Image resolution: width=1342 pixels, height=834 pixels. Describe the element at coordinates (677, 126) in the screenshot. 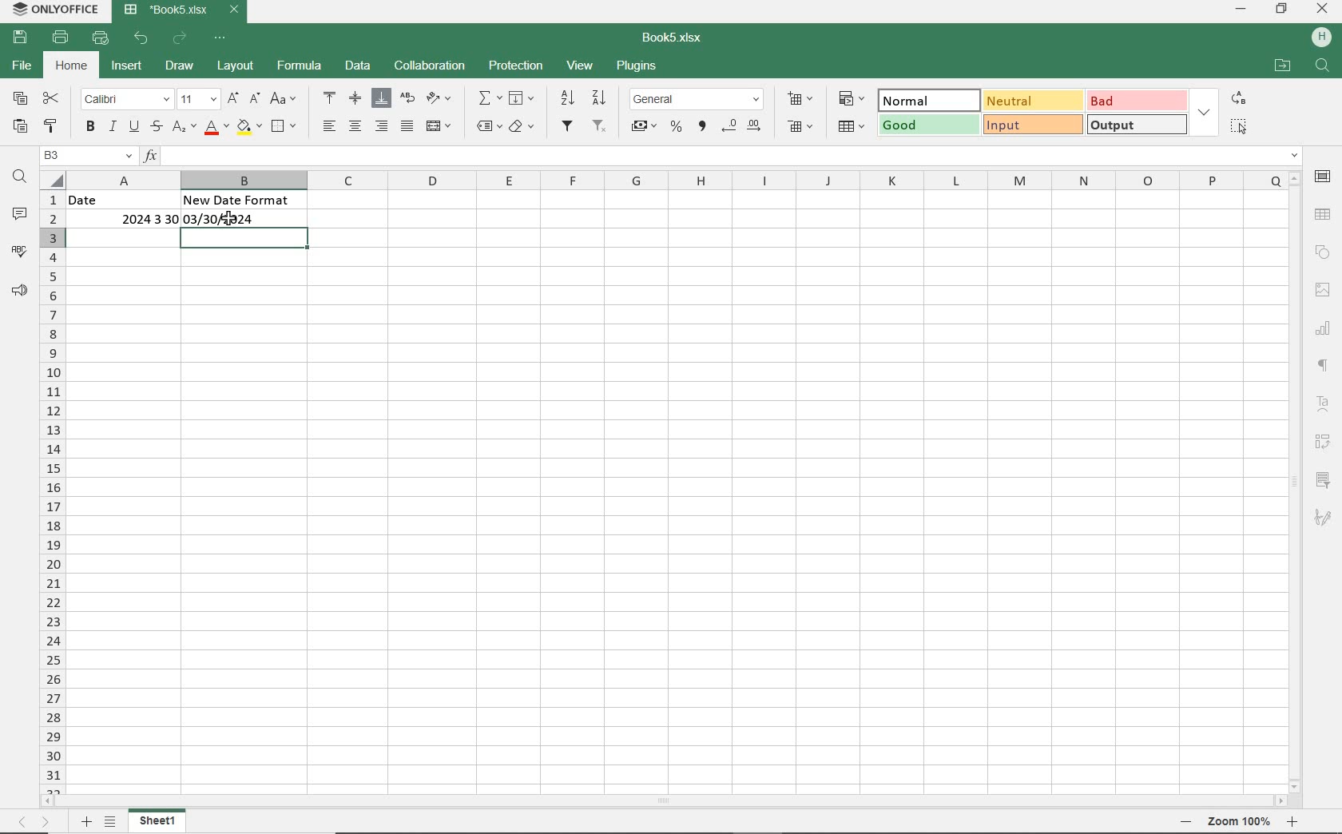

I see `PERCENT STYLE` at that location.